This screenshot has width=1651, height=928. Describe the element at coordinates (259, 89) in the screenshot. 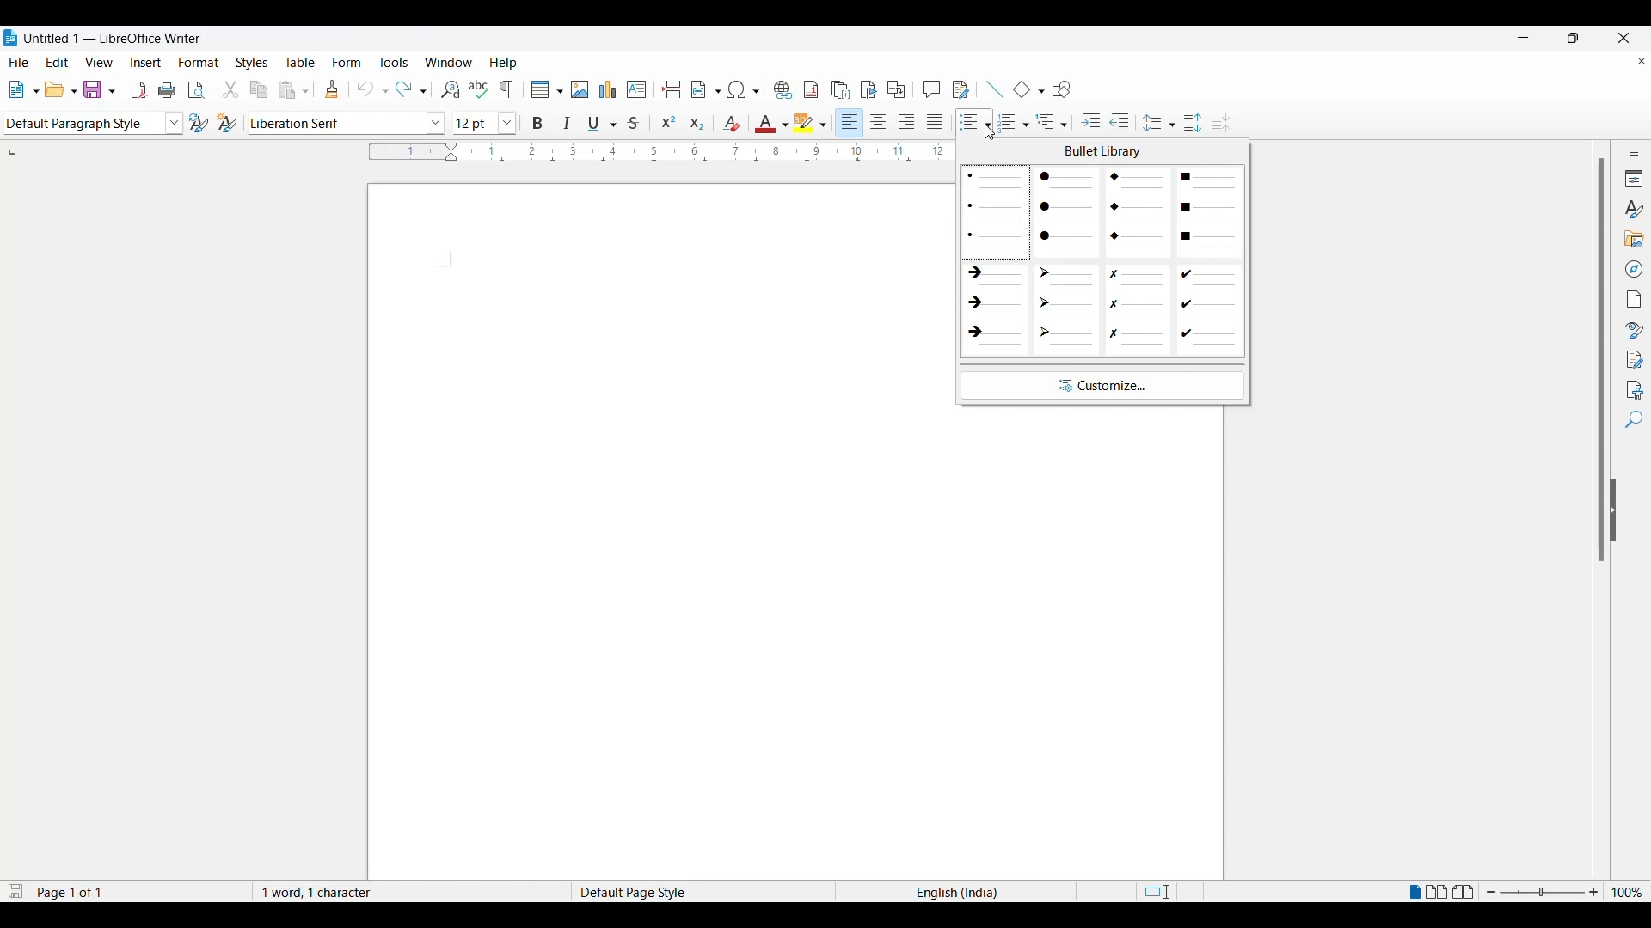

I see `copy` at that location.